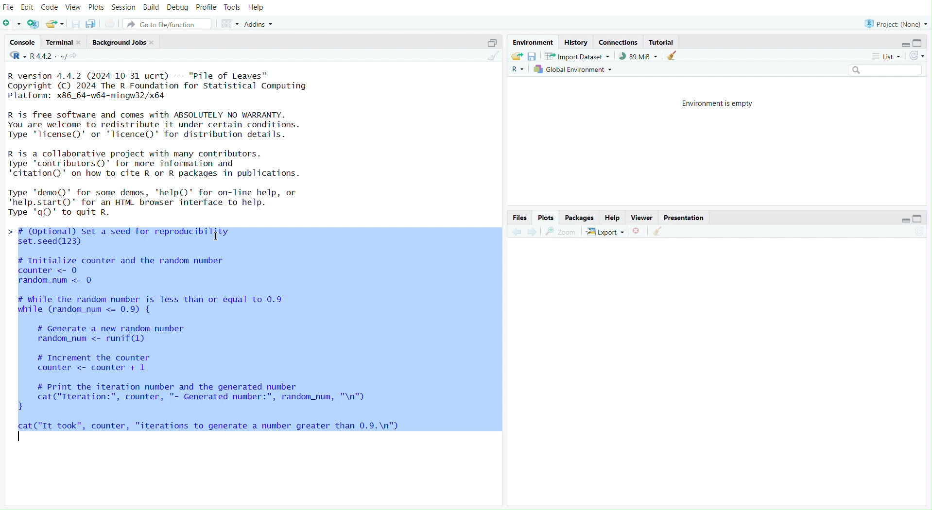 This screenshot has height=510, width=932. Describe the element at coordinates (904, 44) in the screenshot. I see `Minimize` at that location.